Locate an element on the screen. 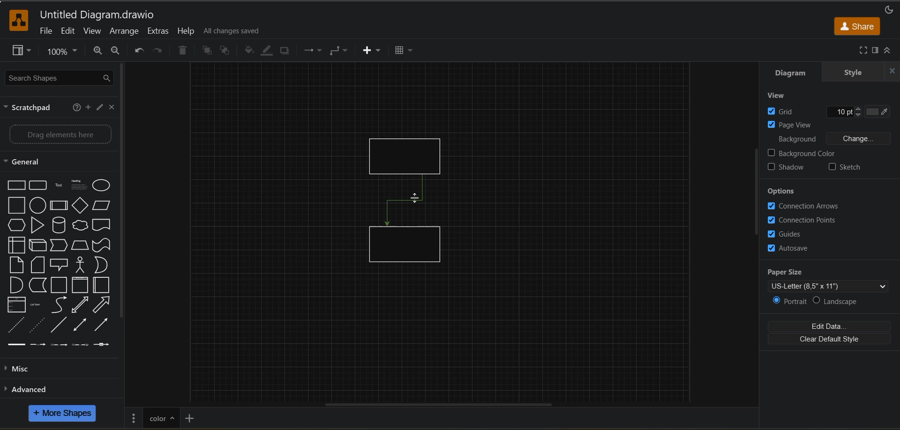 The width and height of the screenshot is (900, 430). clear default style is located at coordinates (832, 340).